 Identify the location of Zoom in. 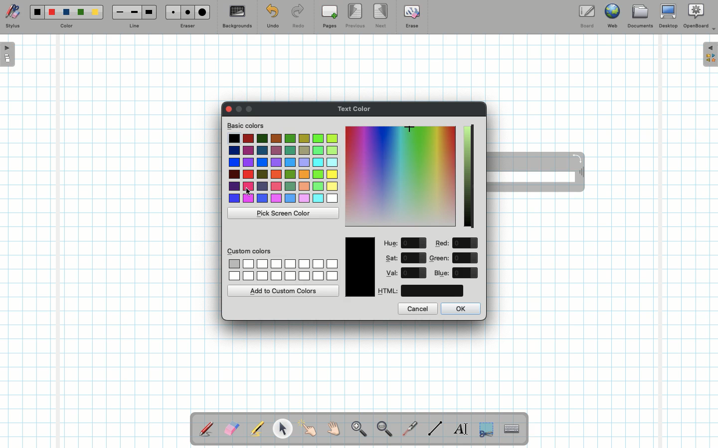
(357, 430).